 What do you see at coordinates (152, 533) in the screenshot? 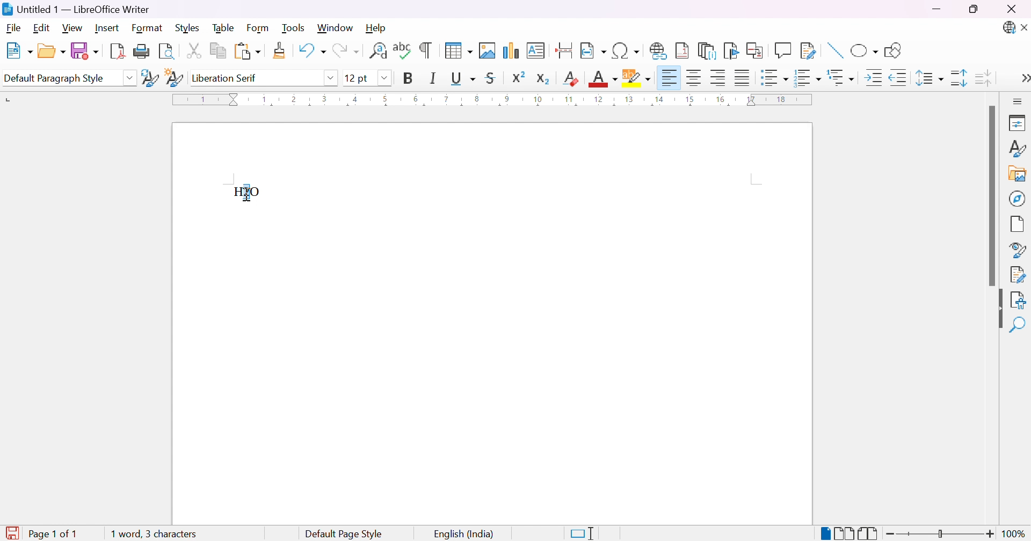
I see `1 word, 3 characters` at bounding box center [152, 533].